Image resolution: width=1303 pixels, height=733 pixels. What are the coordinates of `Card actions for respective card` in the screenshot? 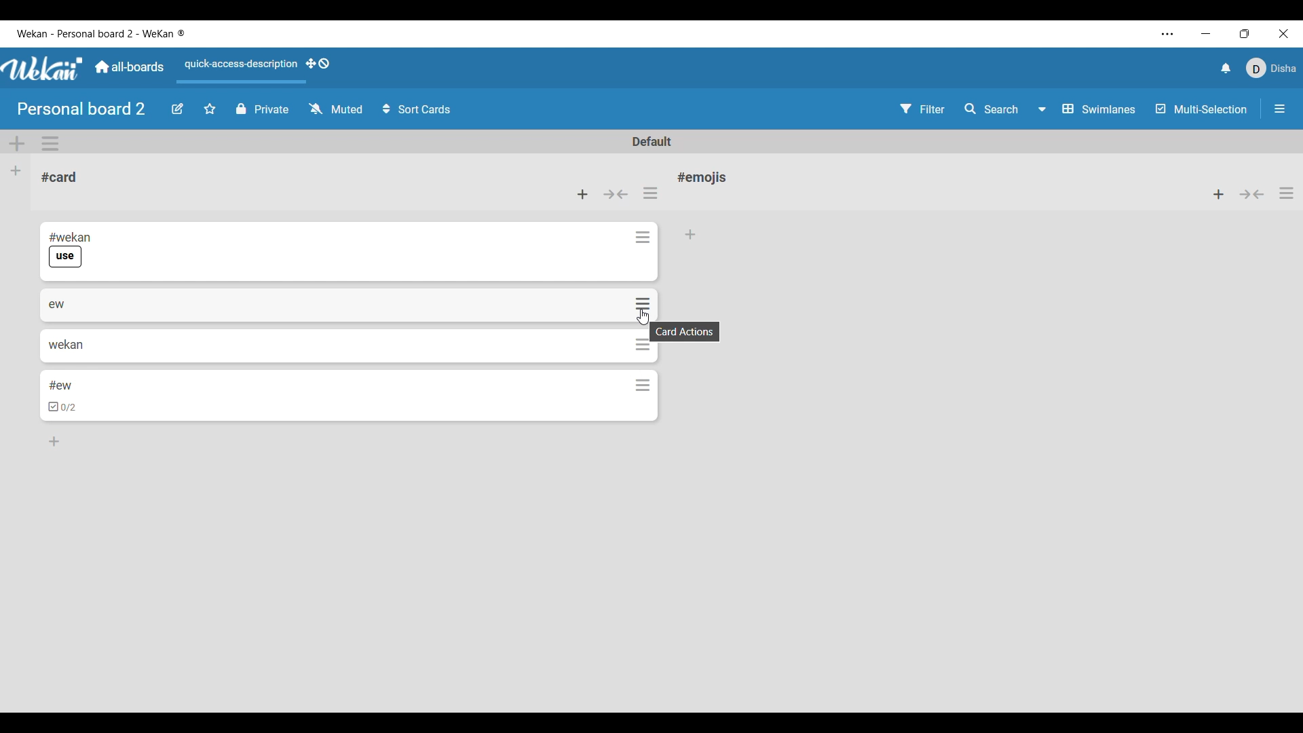 It's located at (645, 383).